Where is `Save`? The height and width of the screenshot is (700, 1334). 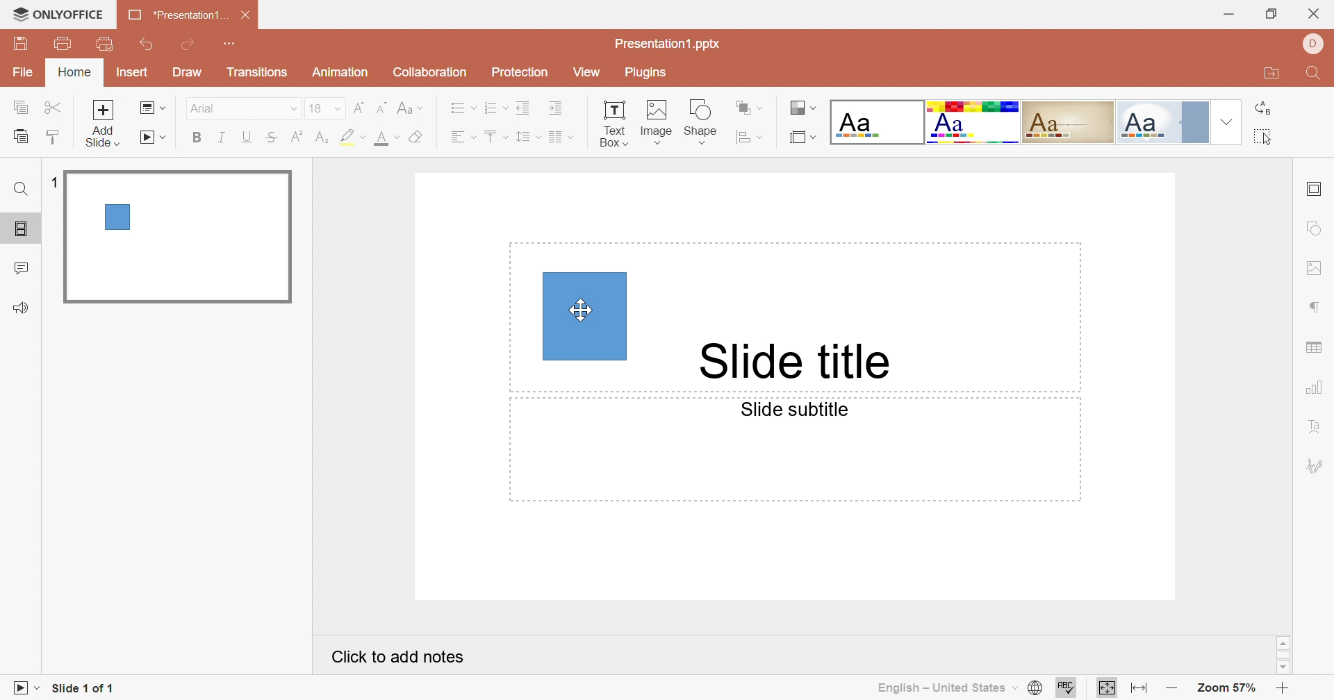 Save is located at coordinates (22, 45).